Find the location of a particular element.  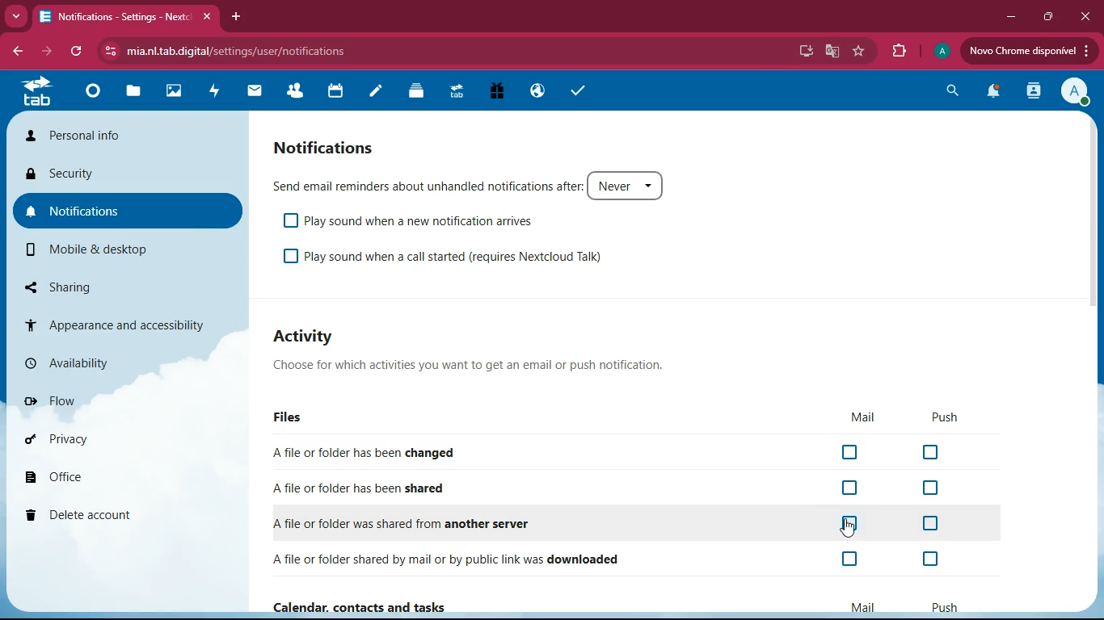

notifications is located at coordinates (323, 148).